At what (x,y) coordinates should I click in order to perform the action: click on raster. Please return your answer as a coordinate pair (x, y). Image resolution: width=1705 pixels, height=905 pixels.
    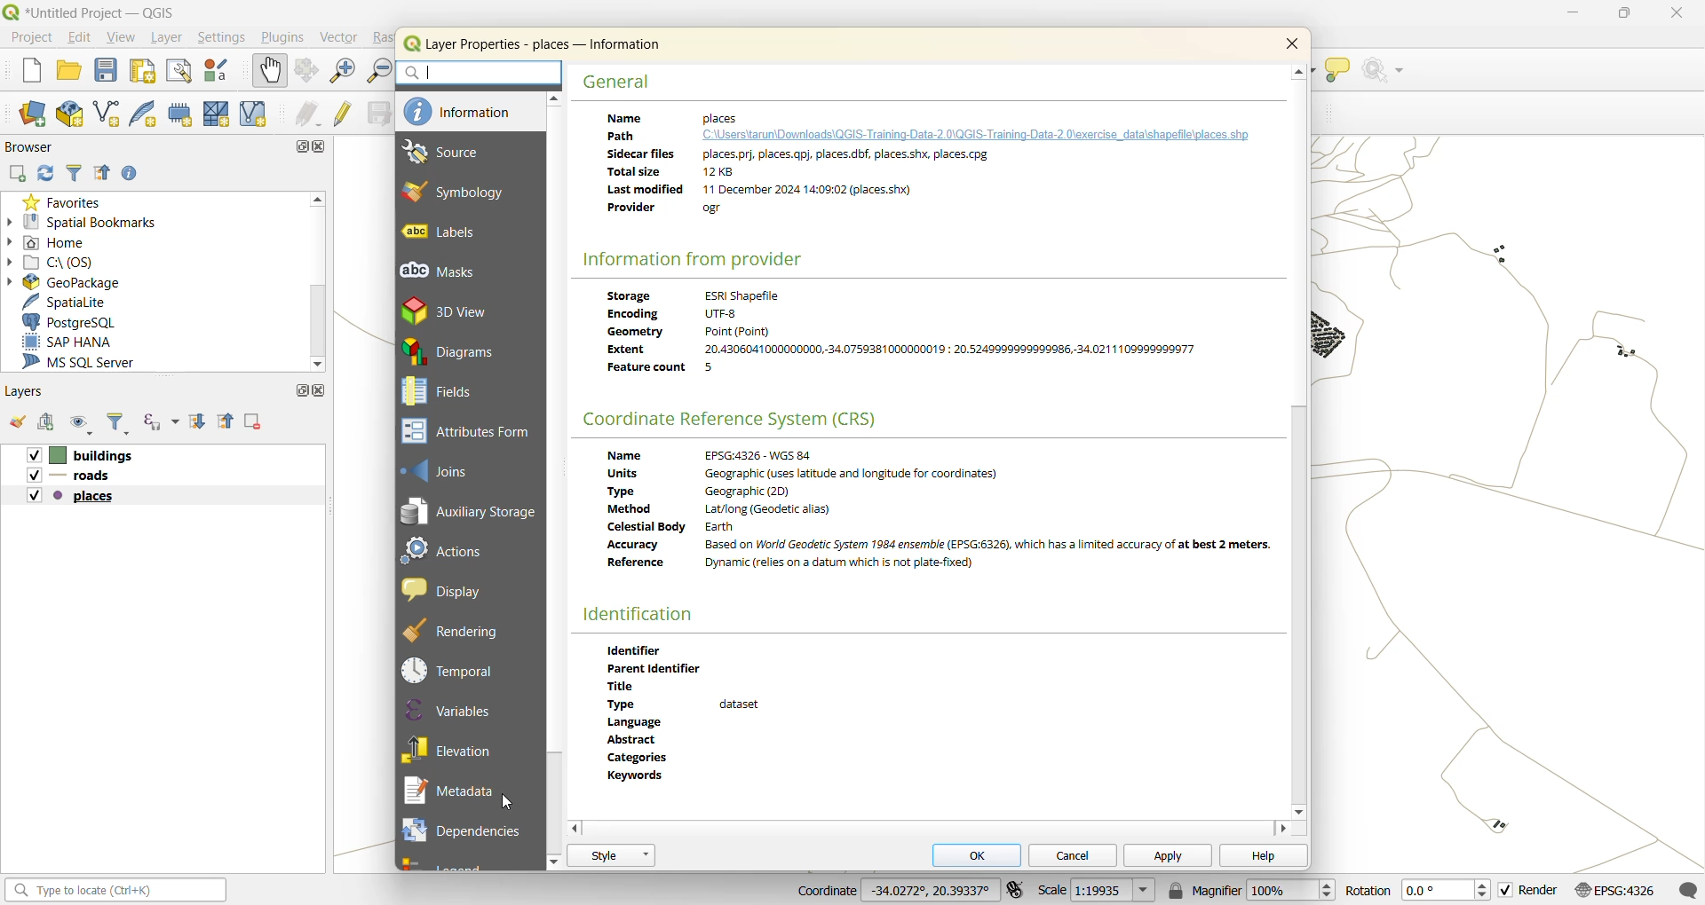
    Looking at the image, I should click on (386, 37).